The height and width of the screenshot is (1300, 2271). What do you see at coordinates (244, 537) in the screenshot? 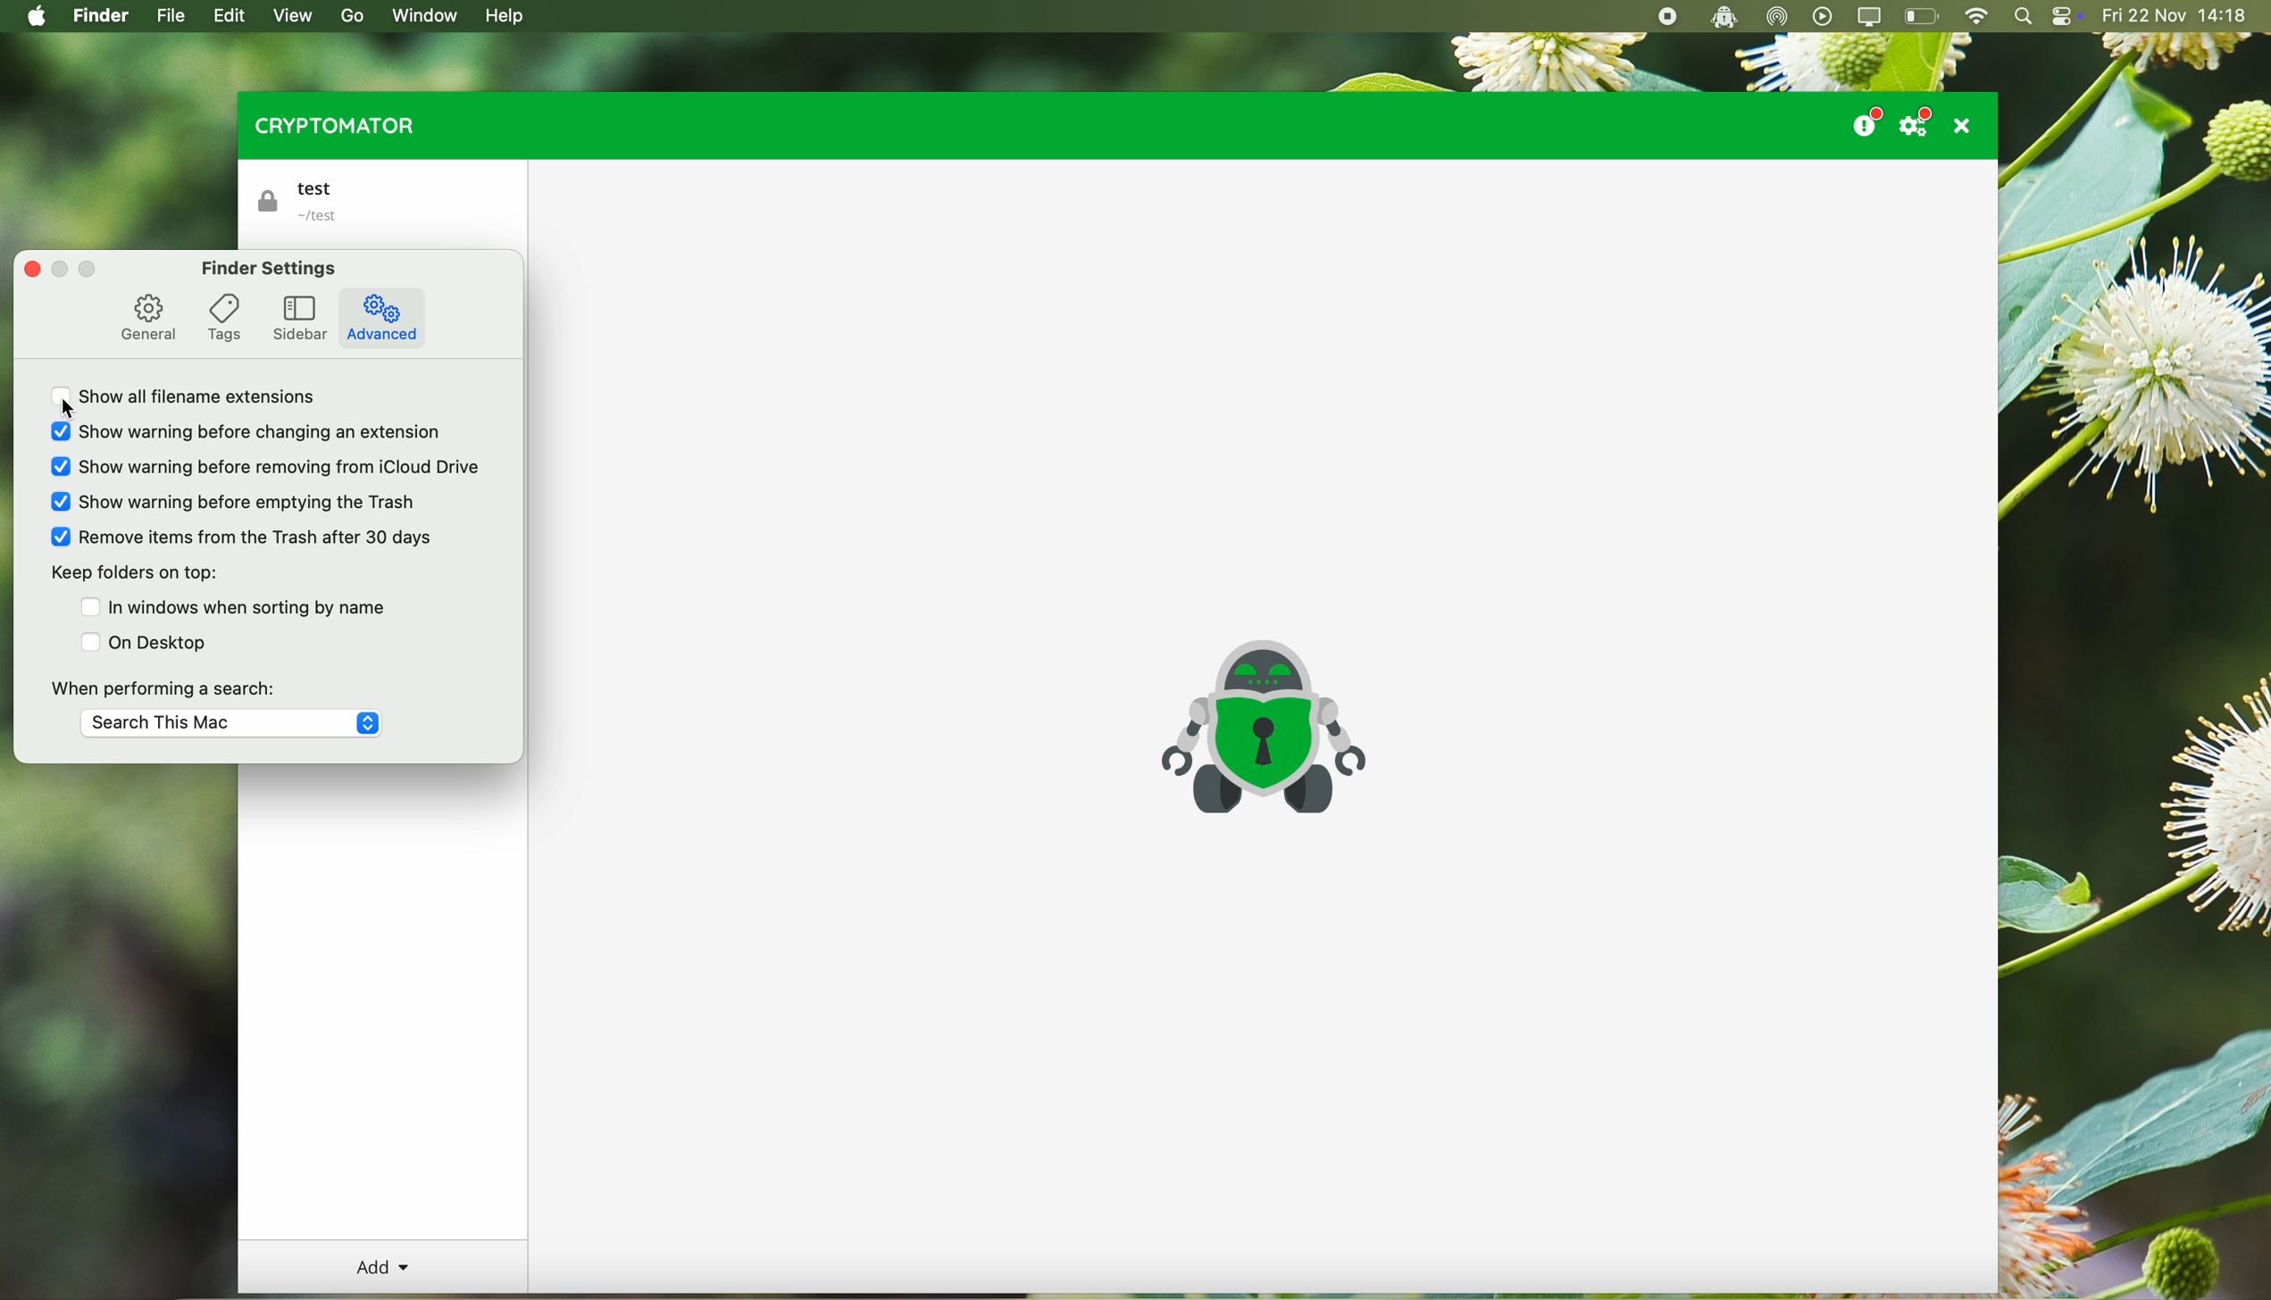
I see `Remove items from the Trash after 30 days` at bounding box center [244, 537].